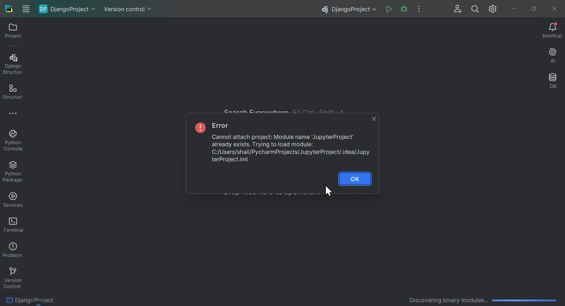 The image size is (565, 306). What do you see at coordinates (15, 141) in the screenshot?
I see `Python console` at bounding box center [15, 141].